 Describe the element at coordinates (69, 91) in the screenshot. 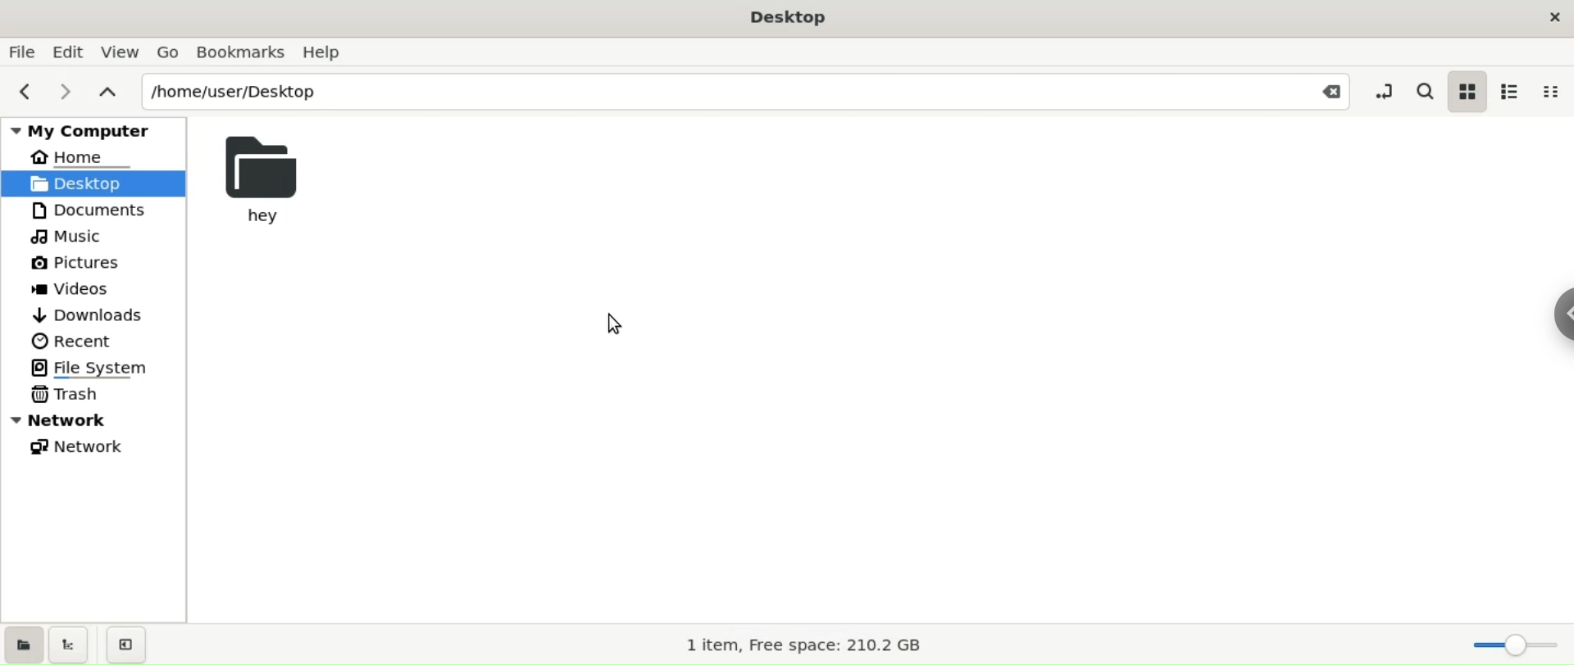

I see `next` at that location.